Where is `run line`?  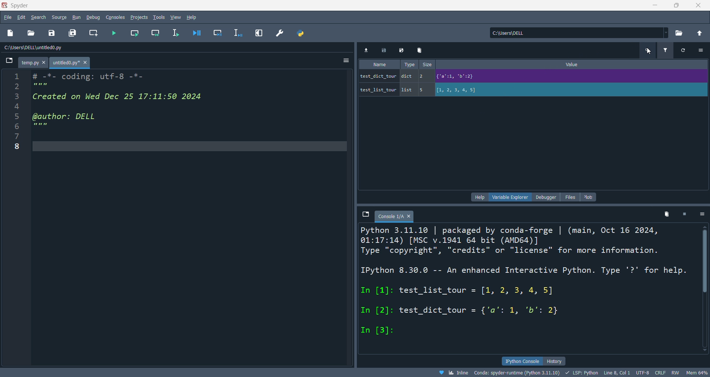 run line is located at coordinates (174, 32).